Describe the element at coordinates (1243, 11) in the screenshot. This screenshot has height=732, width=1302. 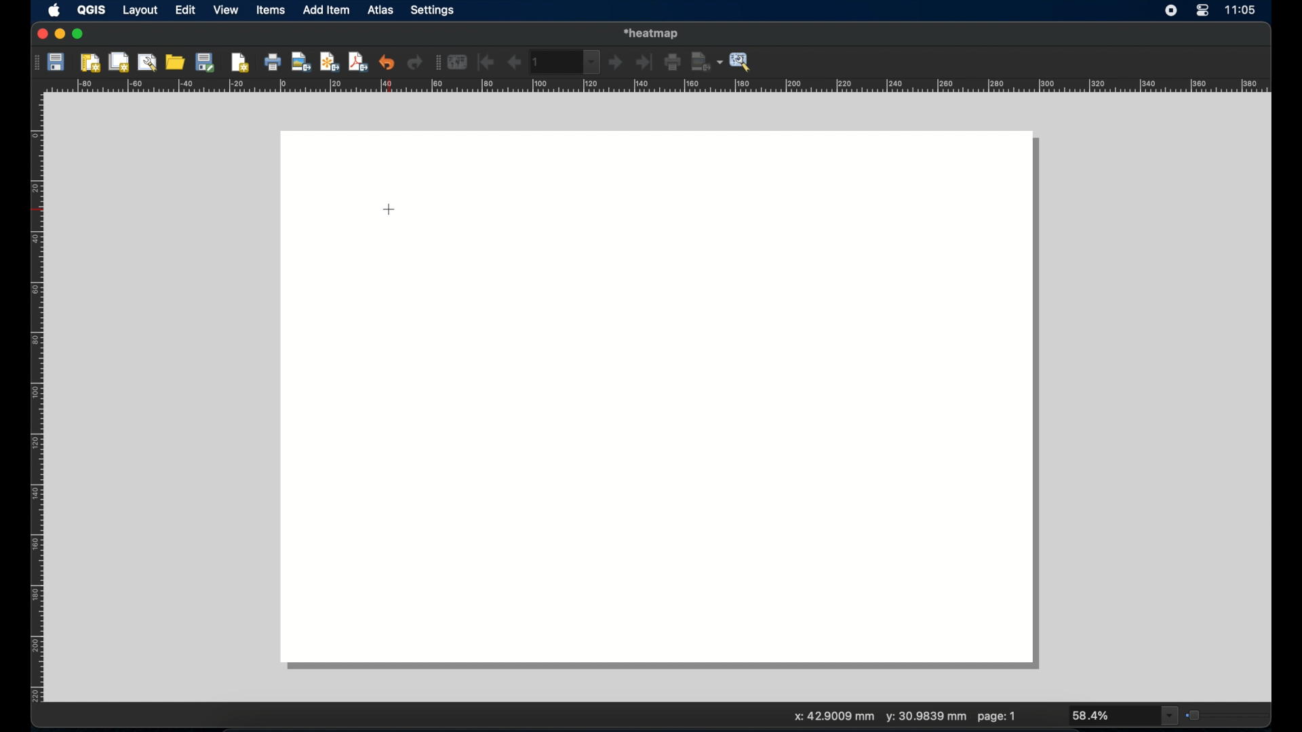
I see `time` at that location.